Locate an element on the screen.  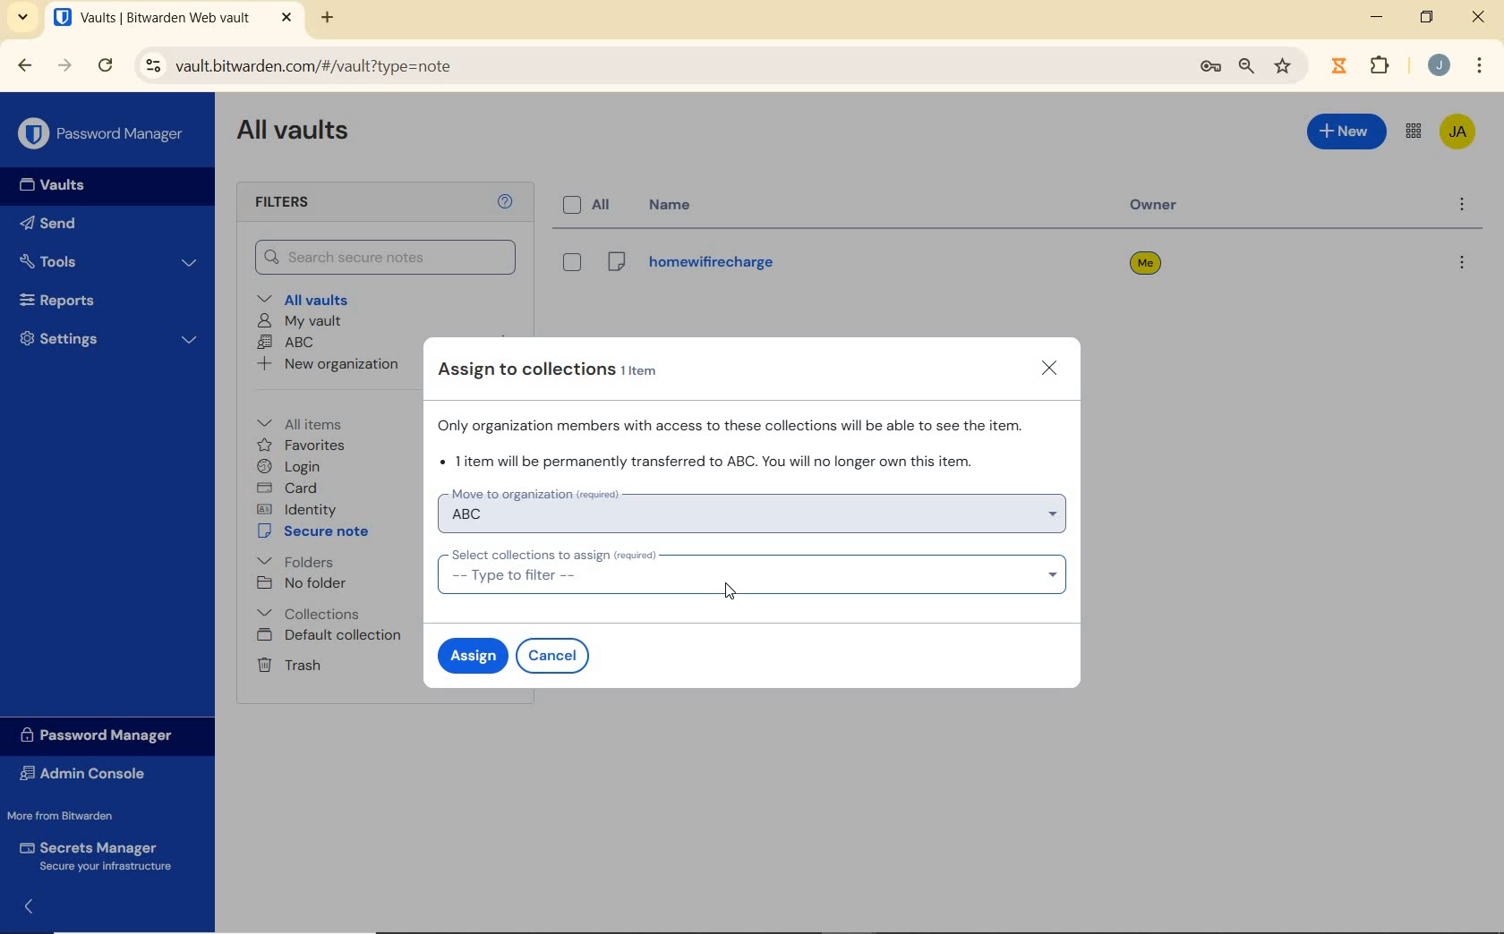
New is located at coordinates (1347, 135).